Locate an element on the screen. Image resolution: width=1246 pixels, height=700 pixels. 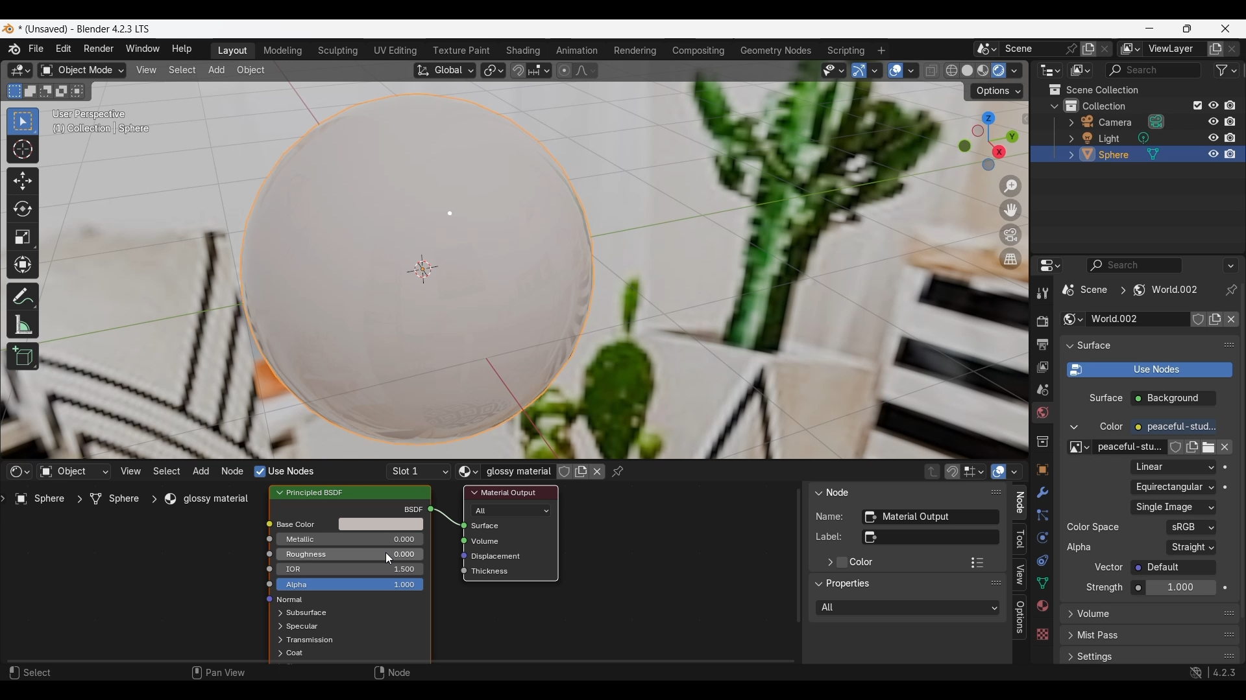
Transform pivot point is located at coordinates (493, 71).